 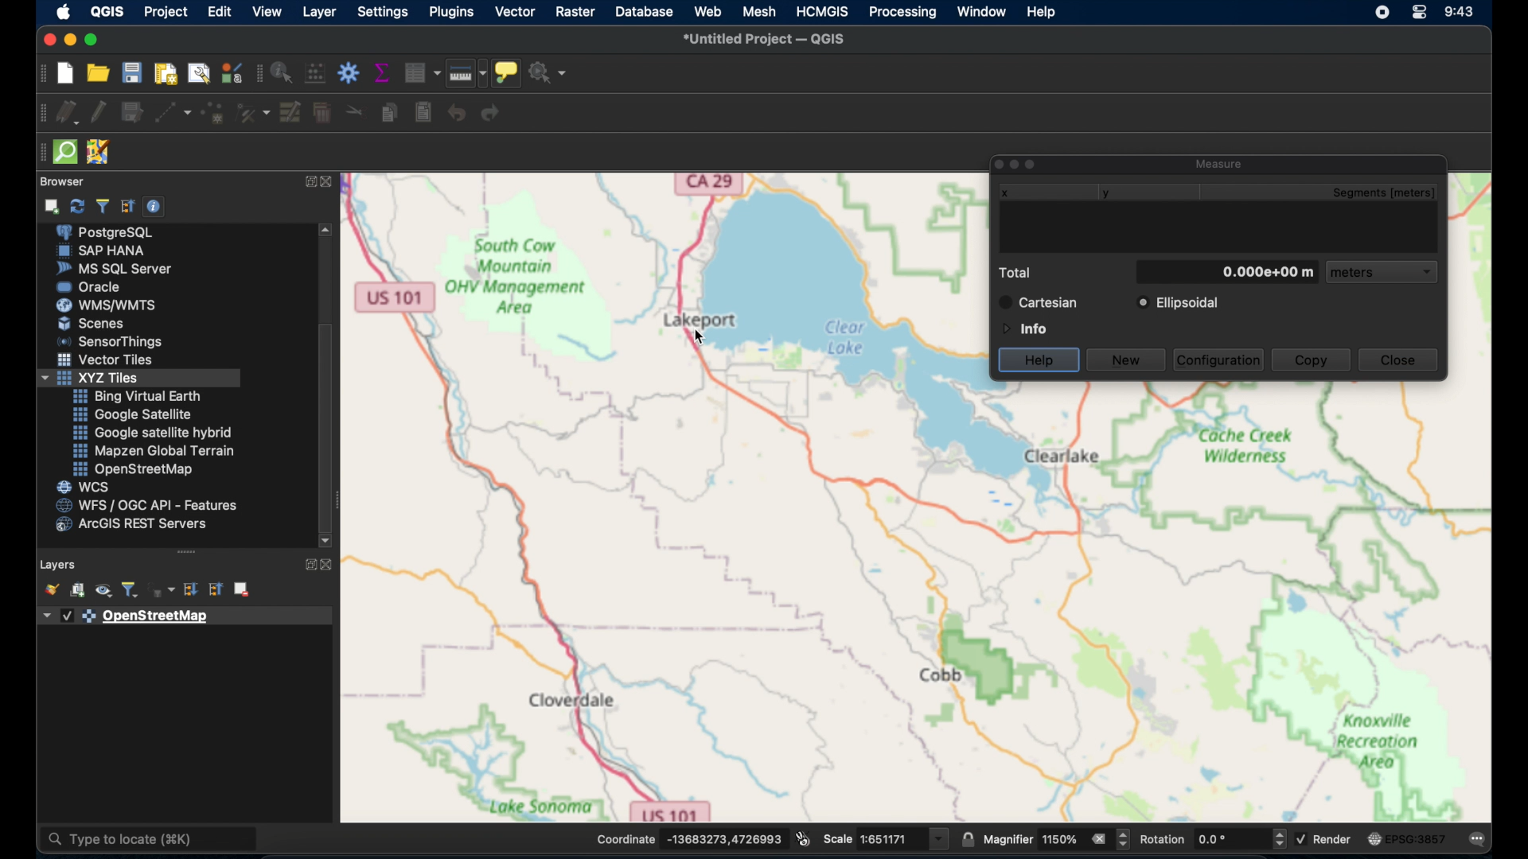 I want to click on configuration, so click(x=1220, y=359).